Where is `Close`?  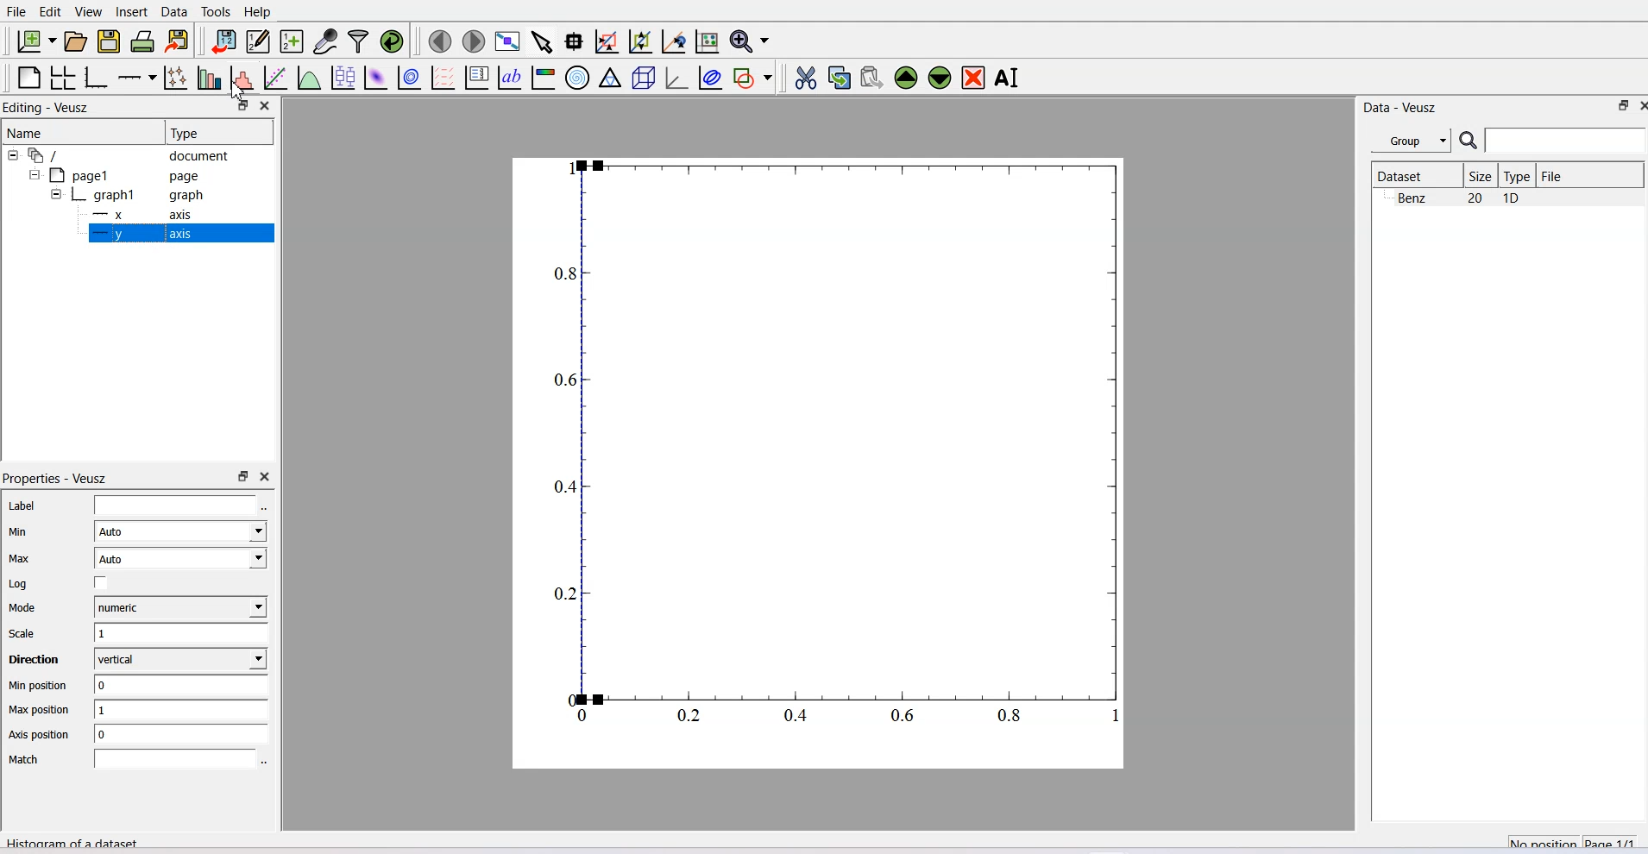
Close is located at coordinates (266, 477).